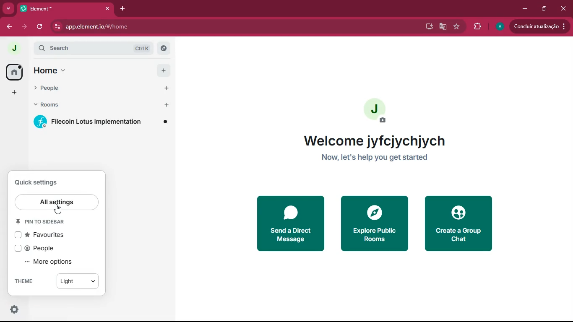 The image size is (573, 322). I want to click on now, let's help you get started, so click(375, 158).